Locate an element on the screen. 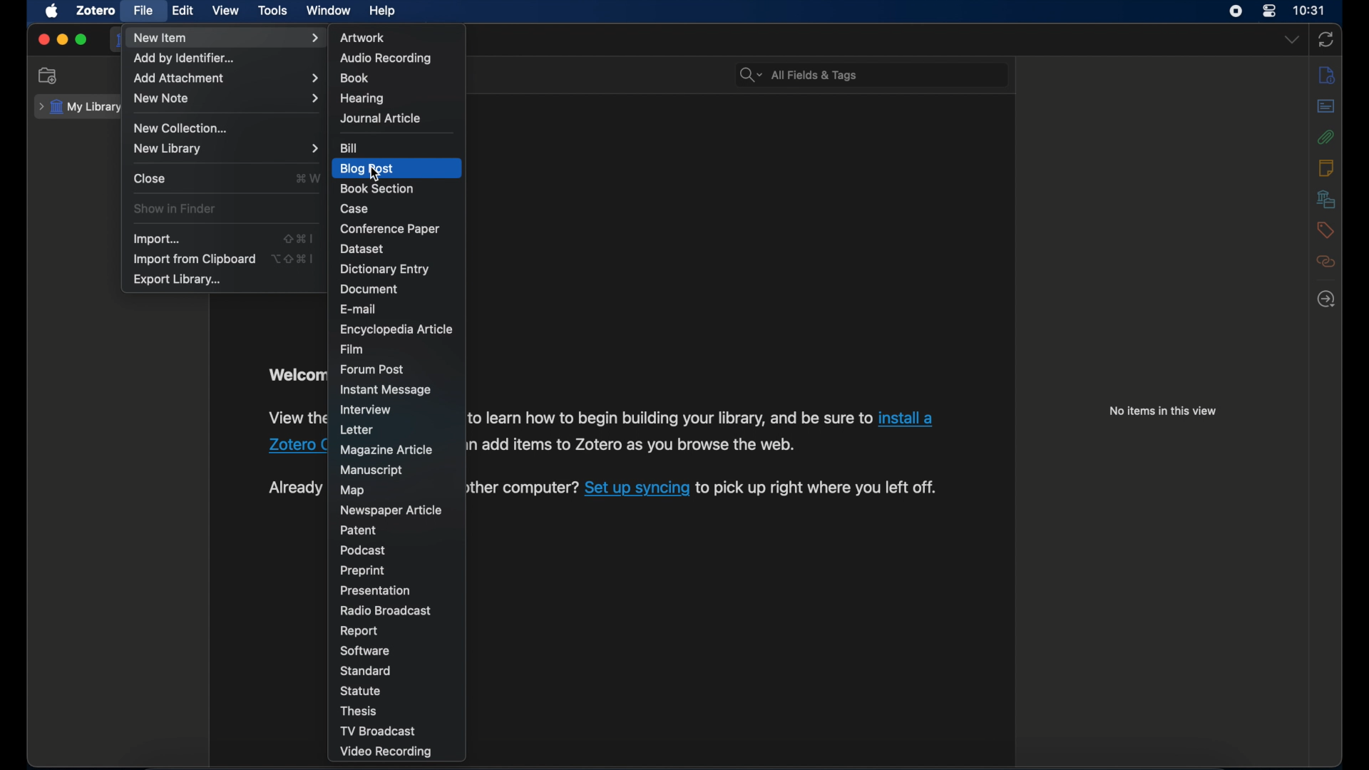 Image resolution: width=1369 pixels, height=770 pixels. locate is located at coordinates (1325, 299).